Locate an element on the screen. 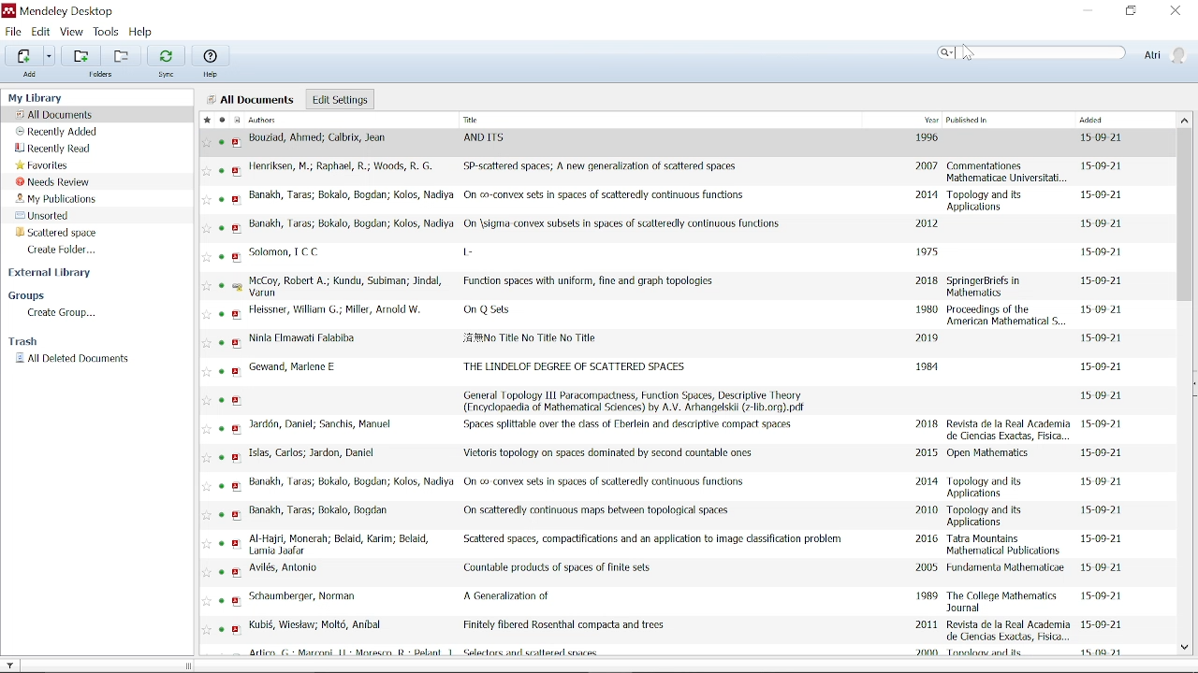  Create folder is located at coordinates (72, 250).